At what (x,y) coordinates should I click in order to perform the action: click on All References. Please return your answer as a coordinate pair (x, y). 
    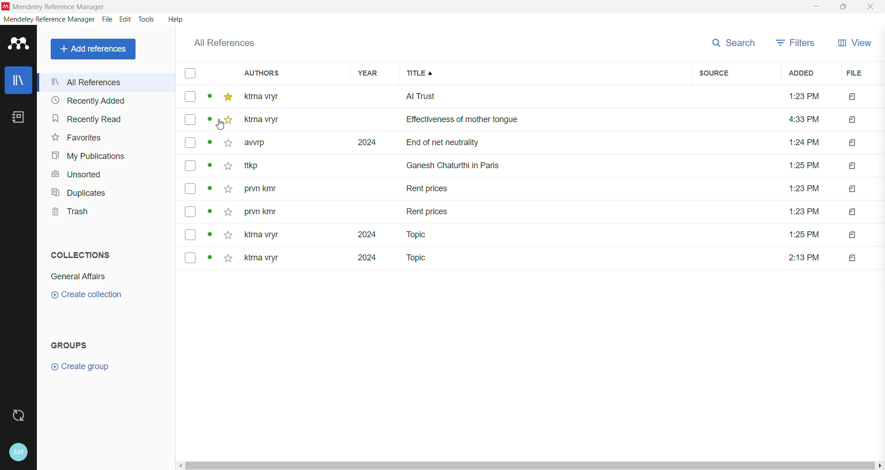
    Looking at the image, I should click on (224, 43).